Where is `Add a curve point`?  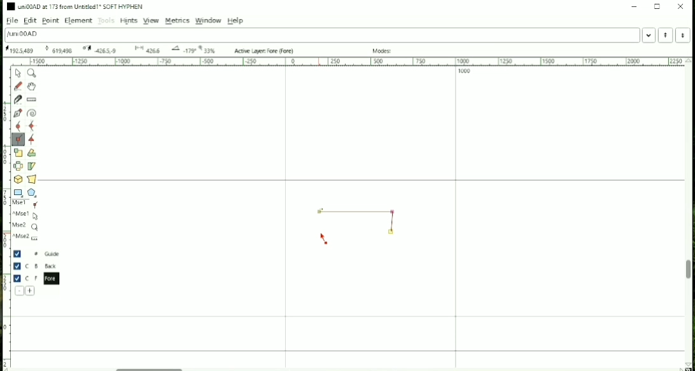
Add a curve point is located at coordinates (18, 126).